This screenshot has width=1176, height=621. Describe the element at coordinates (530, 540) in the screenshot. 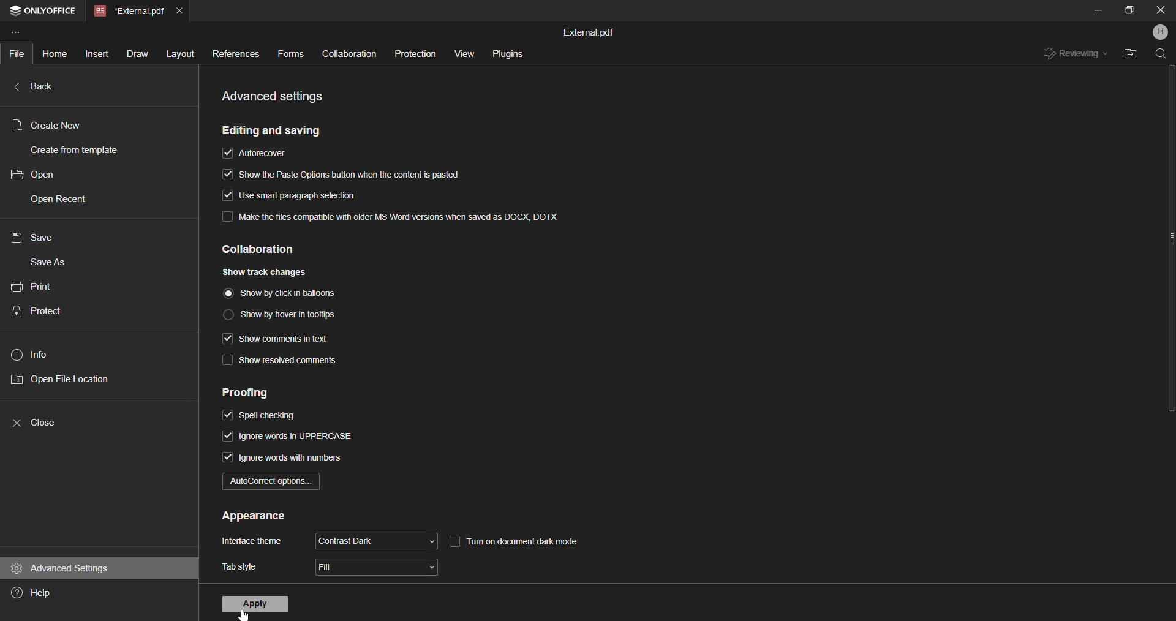

I see `turn on dark mode` at that location.